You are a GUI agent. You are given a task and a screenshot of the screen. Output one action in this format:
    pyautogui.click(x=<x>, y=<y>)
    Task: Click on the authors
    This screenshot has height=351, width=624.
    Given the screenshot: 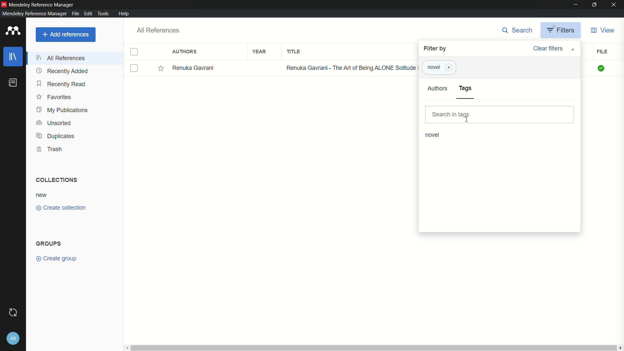 What is the action you would take?
    pyautogui.click(x=184, y=52)
    